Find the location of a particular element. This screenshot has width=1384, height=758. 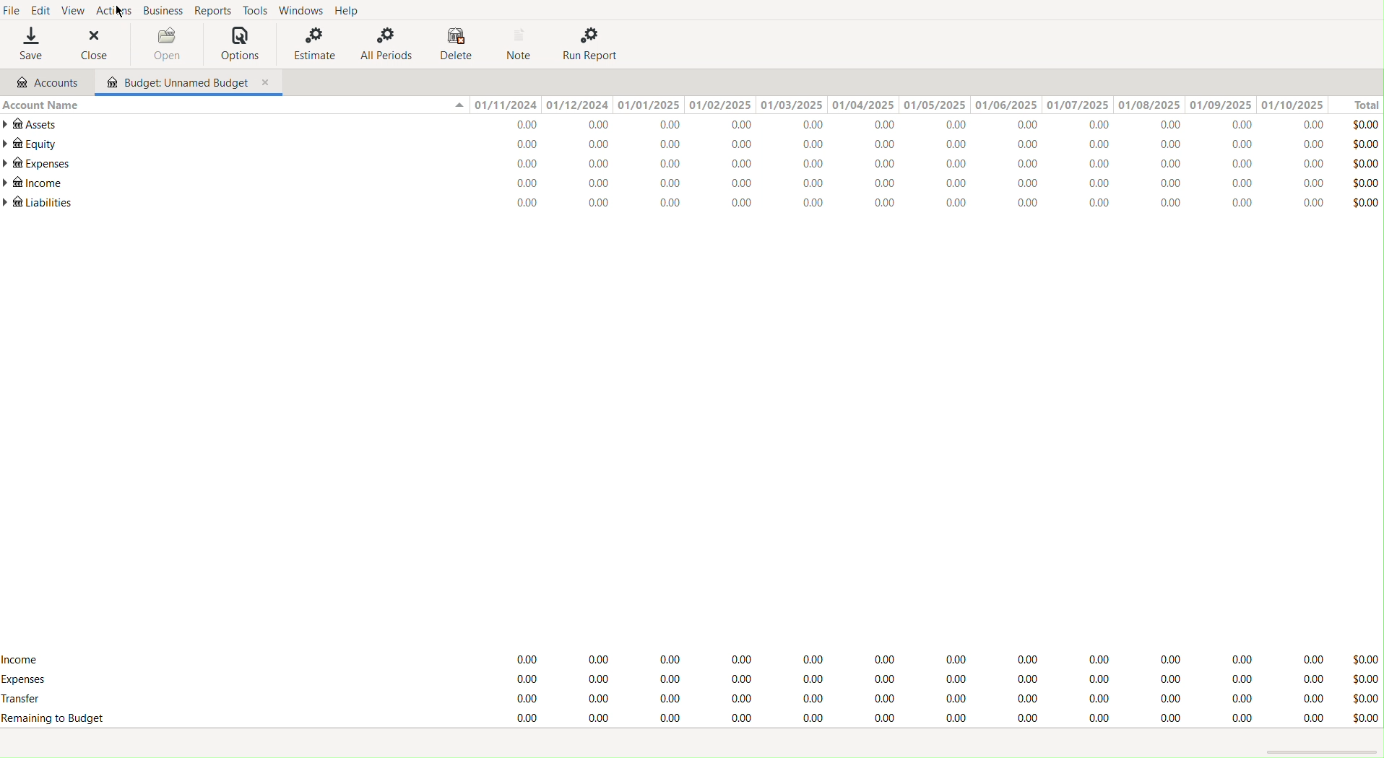

View is located at coordinates (78, 11).